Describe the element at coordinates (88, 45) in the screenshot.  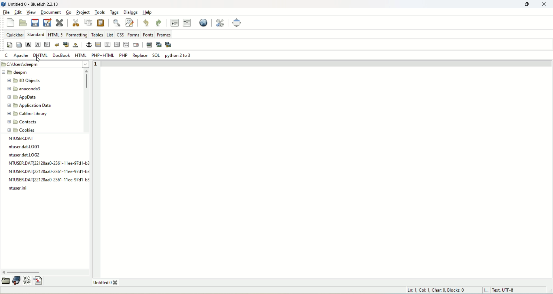
I see `anchor/hyperlink` at that location.